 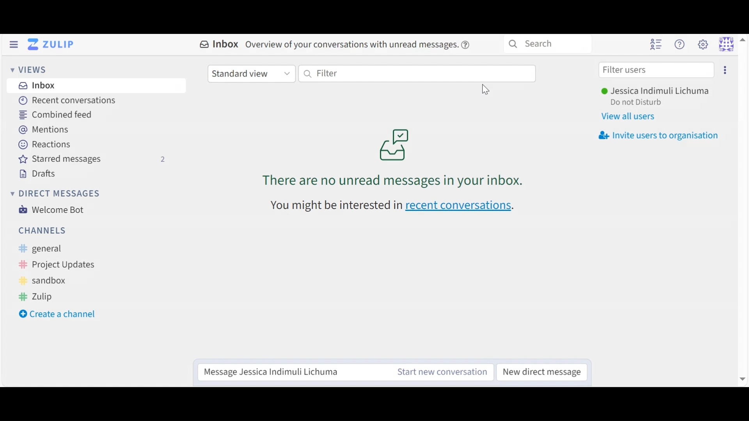 What do you see at coordinates (742, 39) in the screenshot?
I see `Up` at bounding box center [742, 39].